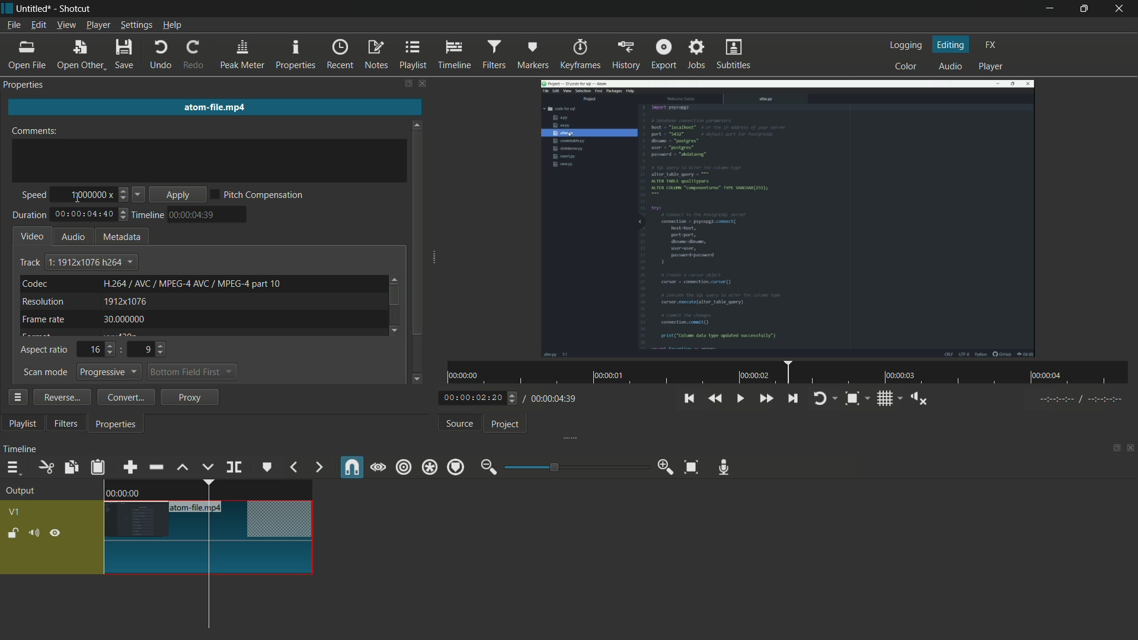  Describe the element at coordinates (194, 55) in the screenshot. I see `redo` at that location.